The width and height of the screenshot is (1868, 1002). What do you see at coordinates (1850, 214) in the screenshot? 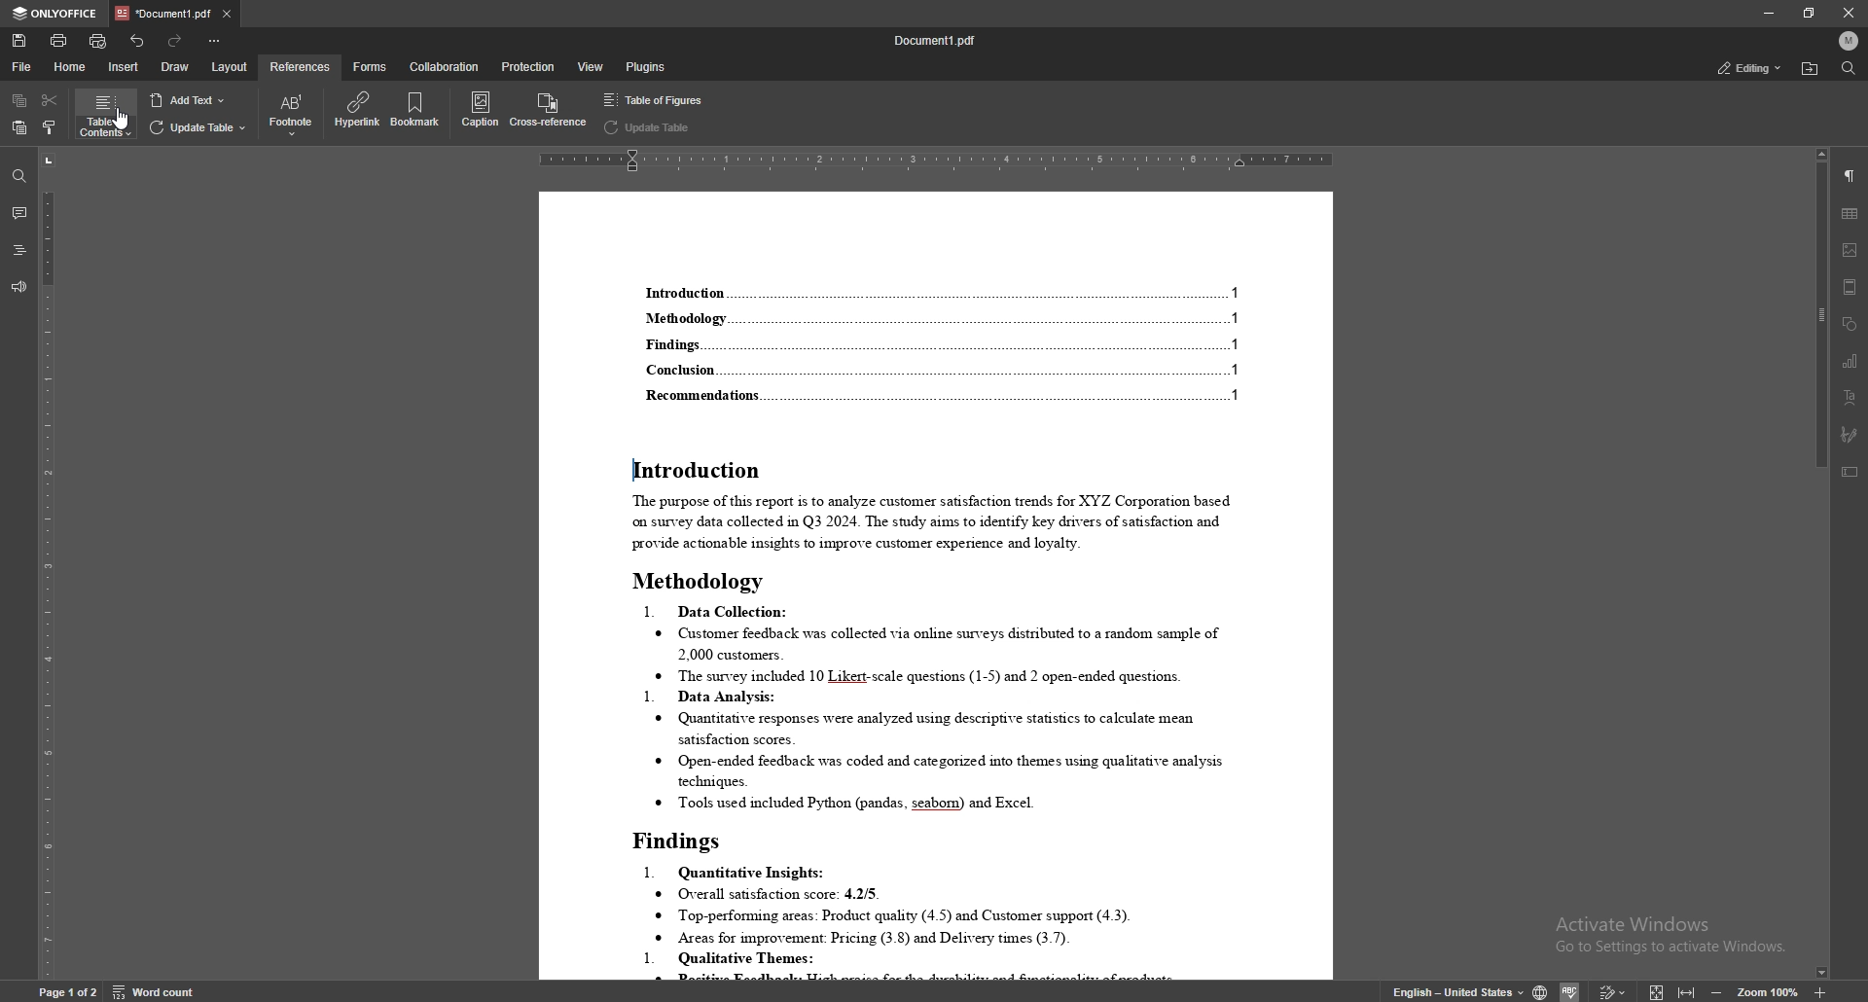
I see `table` at bounding box center [1850, 214].